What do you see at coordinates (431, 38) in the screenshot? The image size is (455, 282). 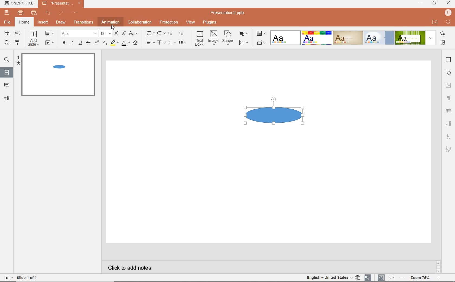 I see `expand` at bounding box center [431, 38].